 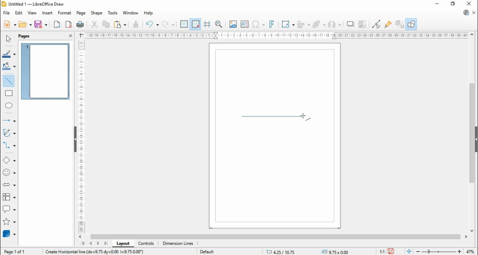 I want to click on insert fontwork text, so click(x=272, y=25).